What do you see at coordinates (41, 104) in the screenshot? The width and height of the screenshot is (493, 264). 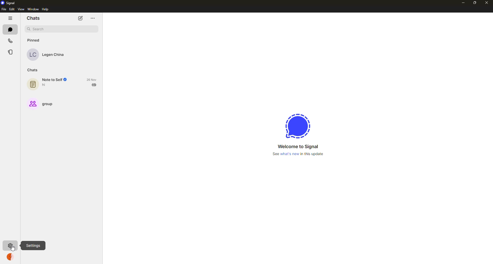 I see `group` at bounding box center [41, 104].